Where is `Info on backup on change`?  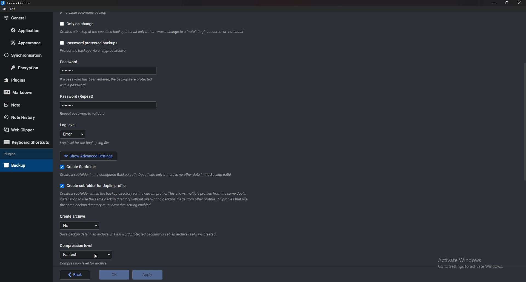 Info on backup on change is located at coordinates (151, 33).